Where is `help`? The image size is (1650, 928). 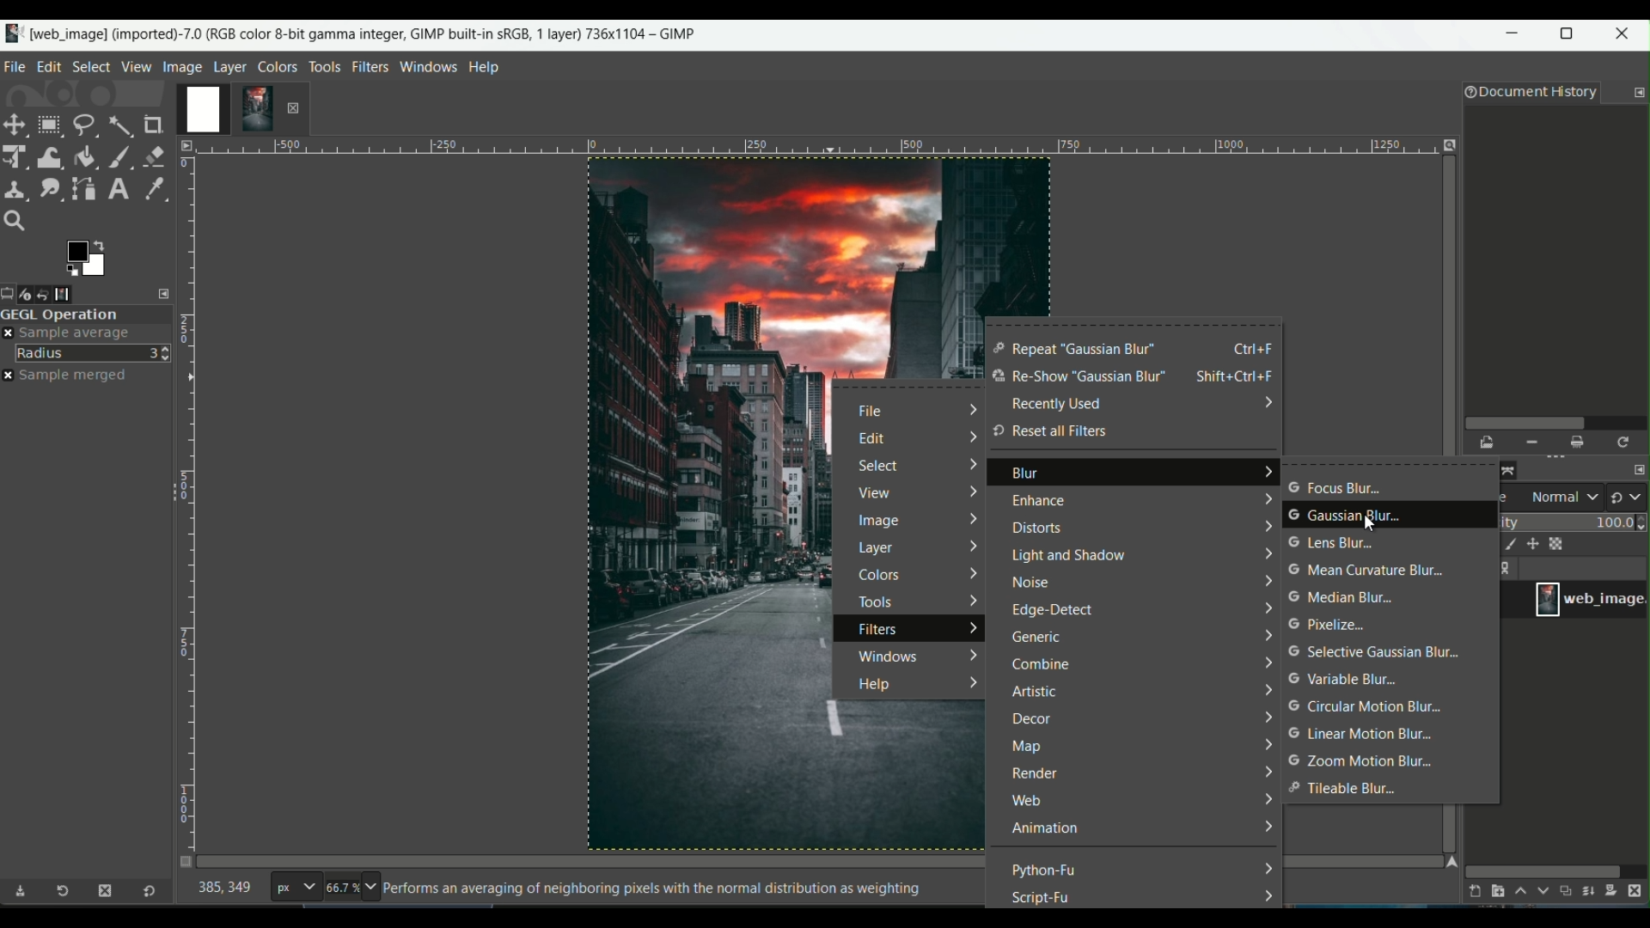
help is located at coordinates (871, 686).